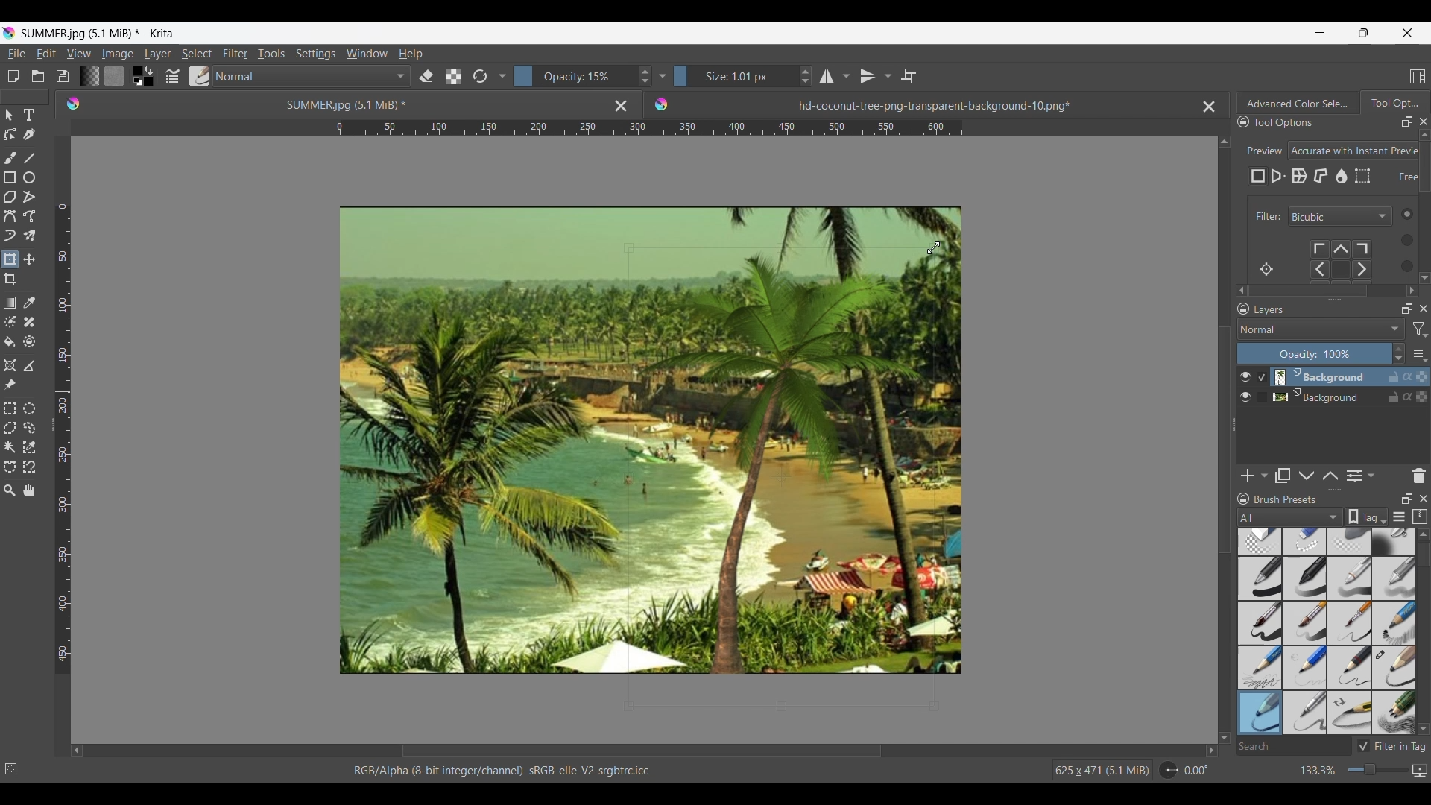 The width and height of the screenshot is (1431, 805). What do you see at coordinates (1418, 76) in the screenshot?
I see `Choose workspace` at bounding box center [1418, 76].